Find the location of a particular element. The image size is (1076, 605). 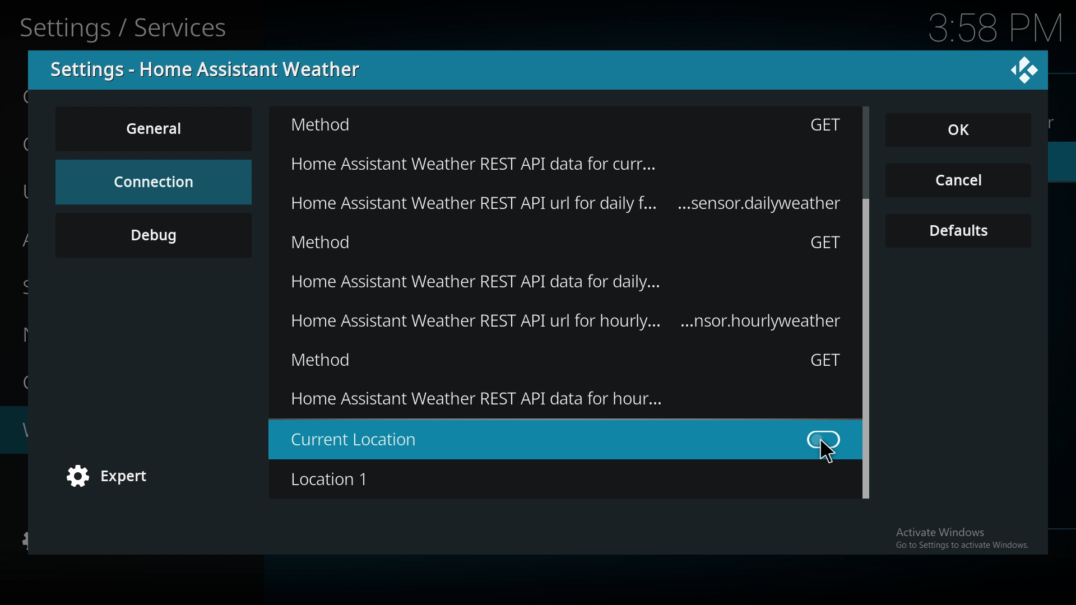

debug is located at coordinates (154, 235).